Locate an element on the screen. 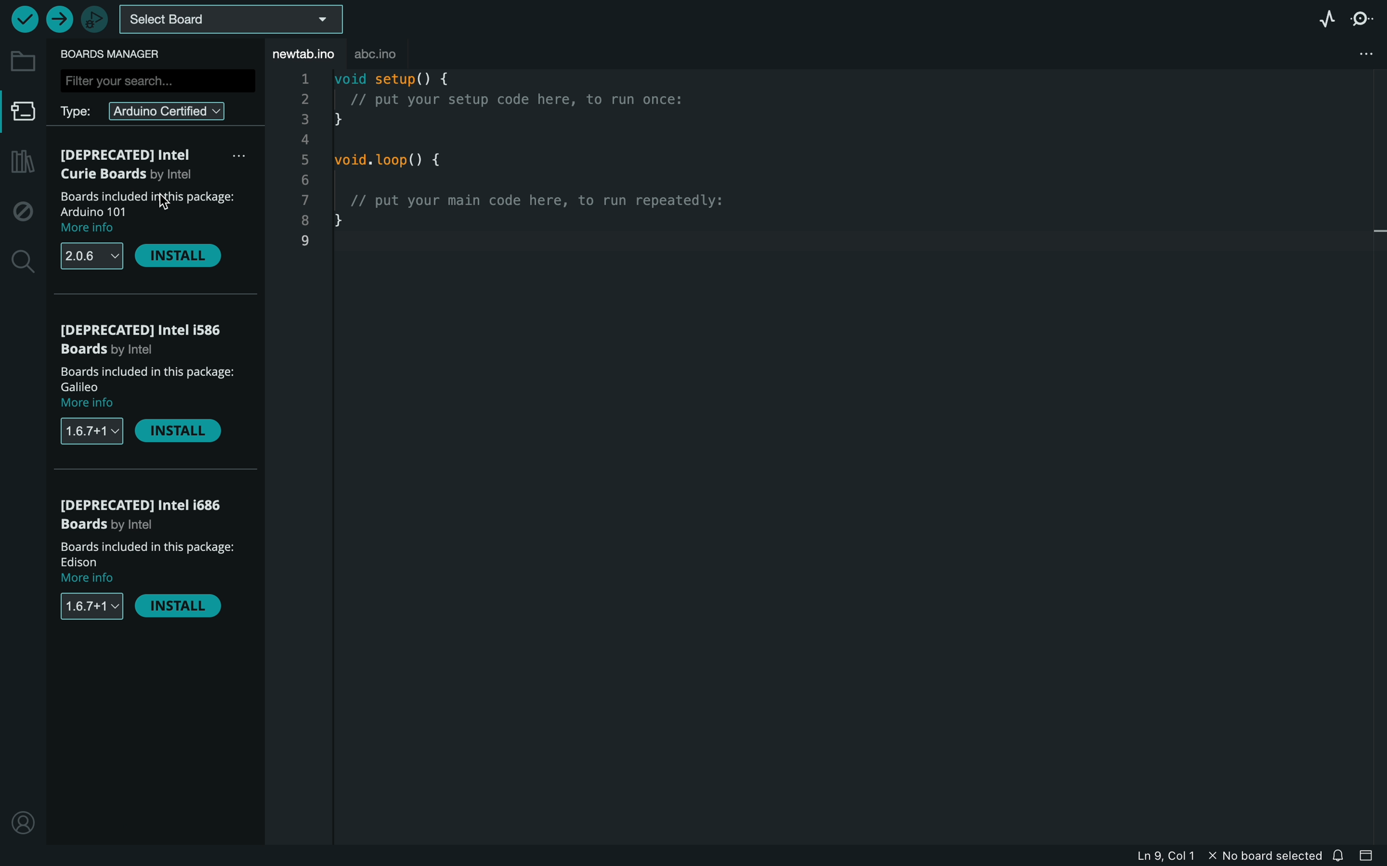 The image size is (1387, 866). abc .ino is located at coordinates (388, 51).